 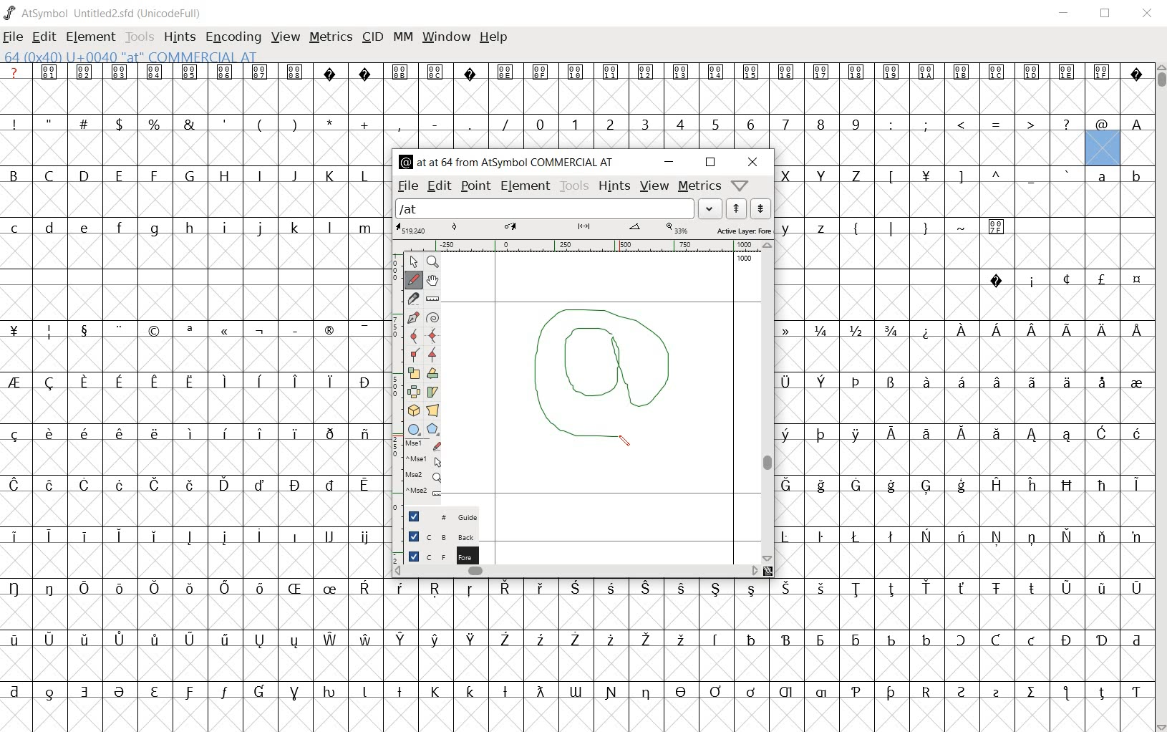 What do you see at coordinates (545, 208) in the screenshot?
I see `load word list` at bounding box center [545, 208].